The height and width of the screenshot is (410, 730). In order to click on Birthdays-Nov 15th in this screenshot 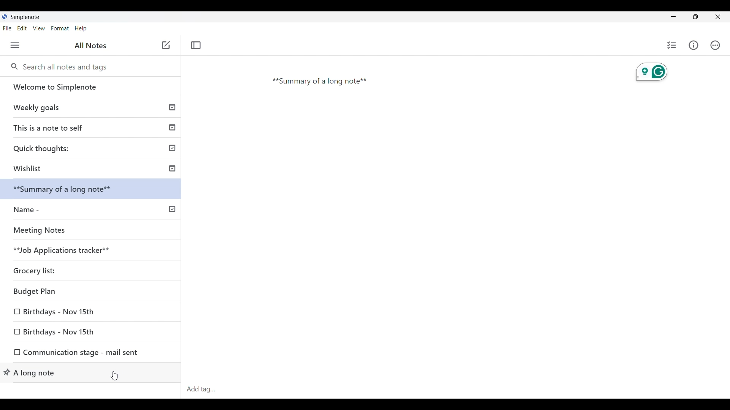, I will do `click(62, 313)`.